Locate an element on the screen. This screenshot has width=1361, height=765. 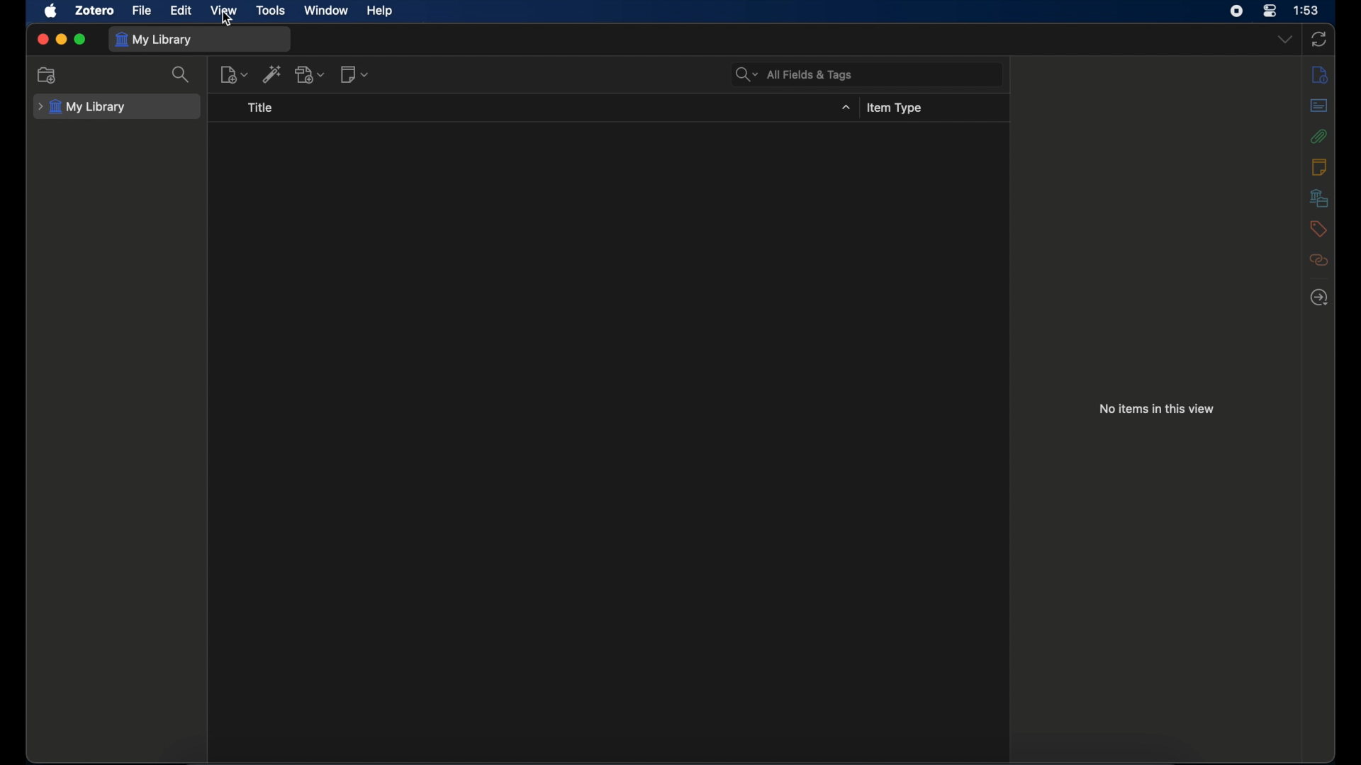
maximize is located at coordinates (81, 39).